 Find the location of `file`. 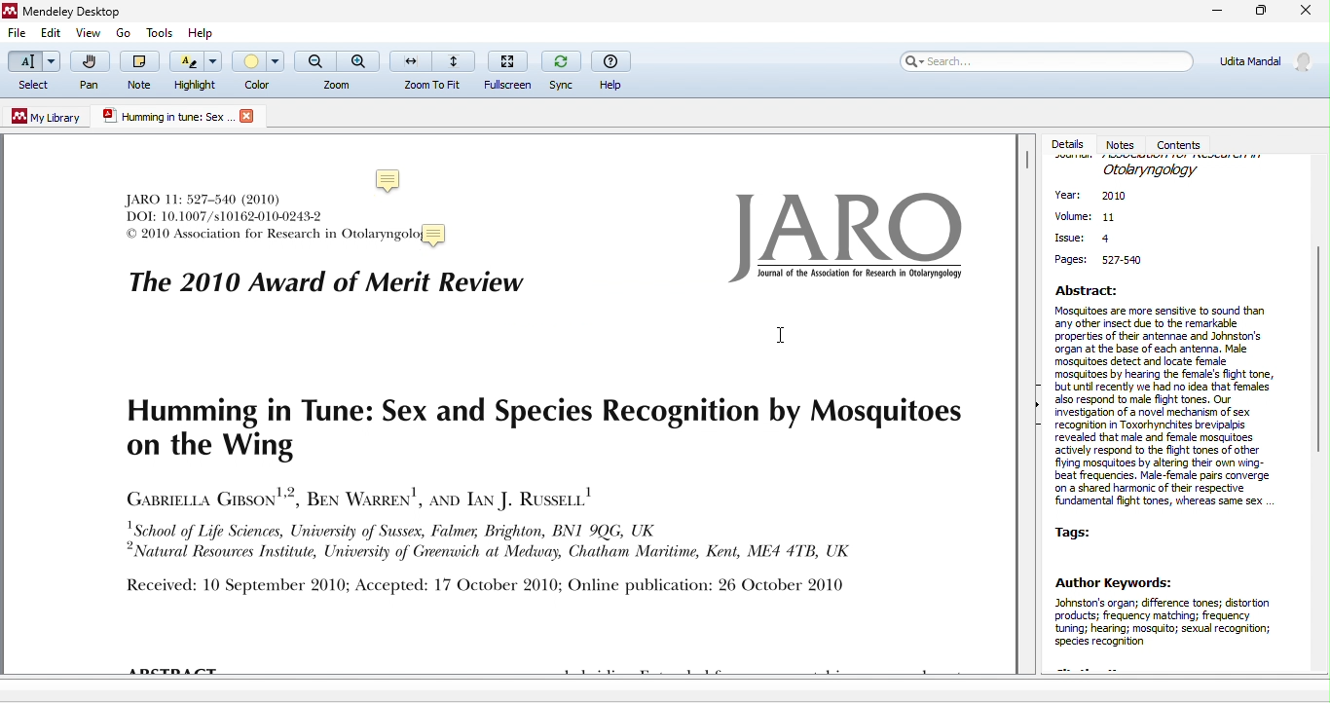

file is located at coordinates (16, 34).